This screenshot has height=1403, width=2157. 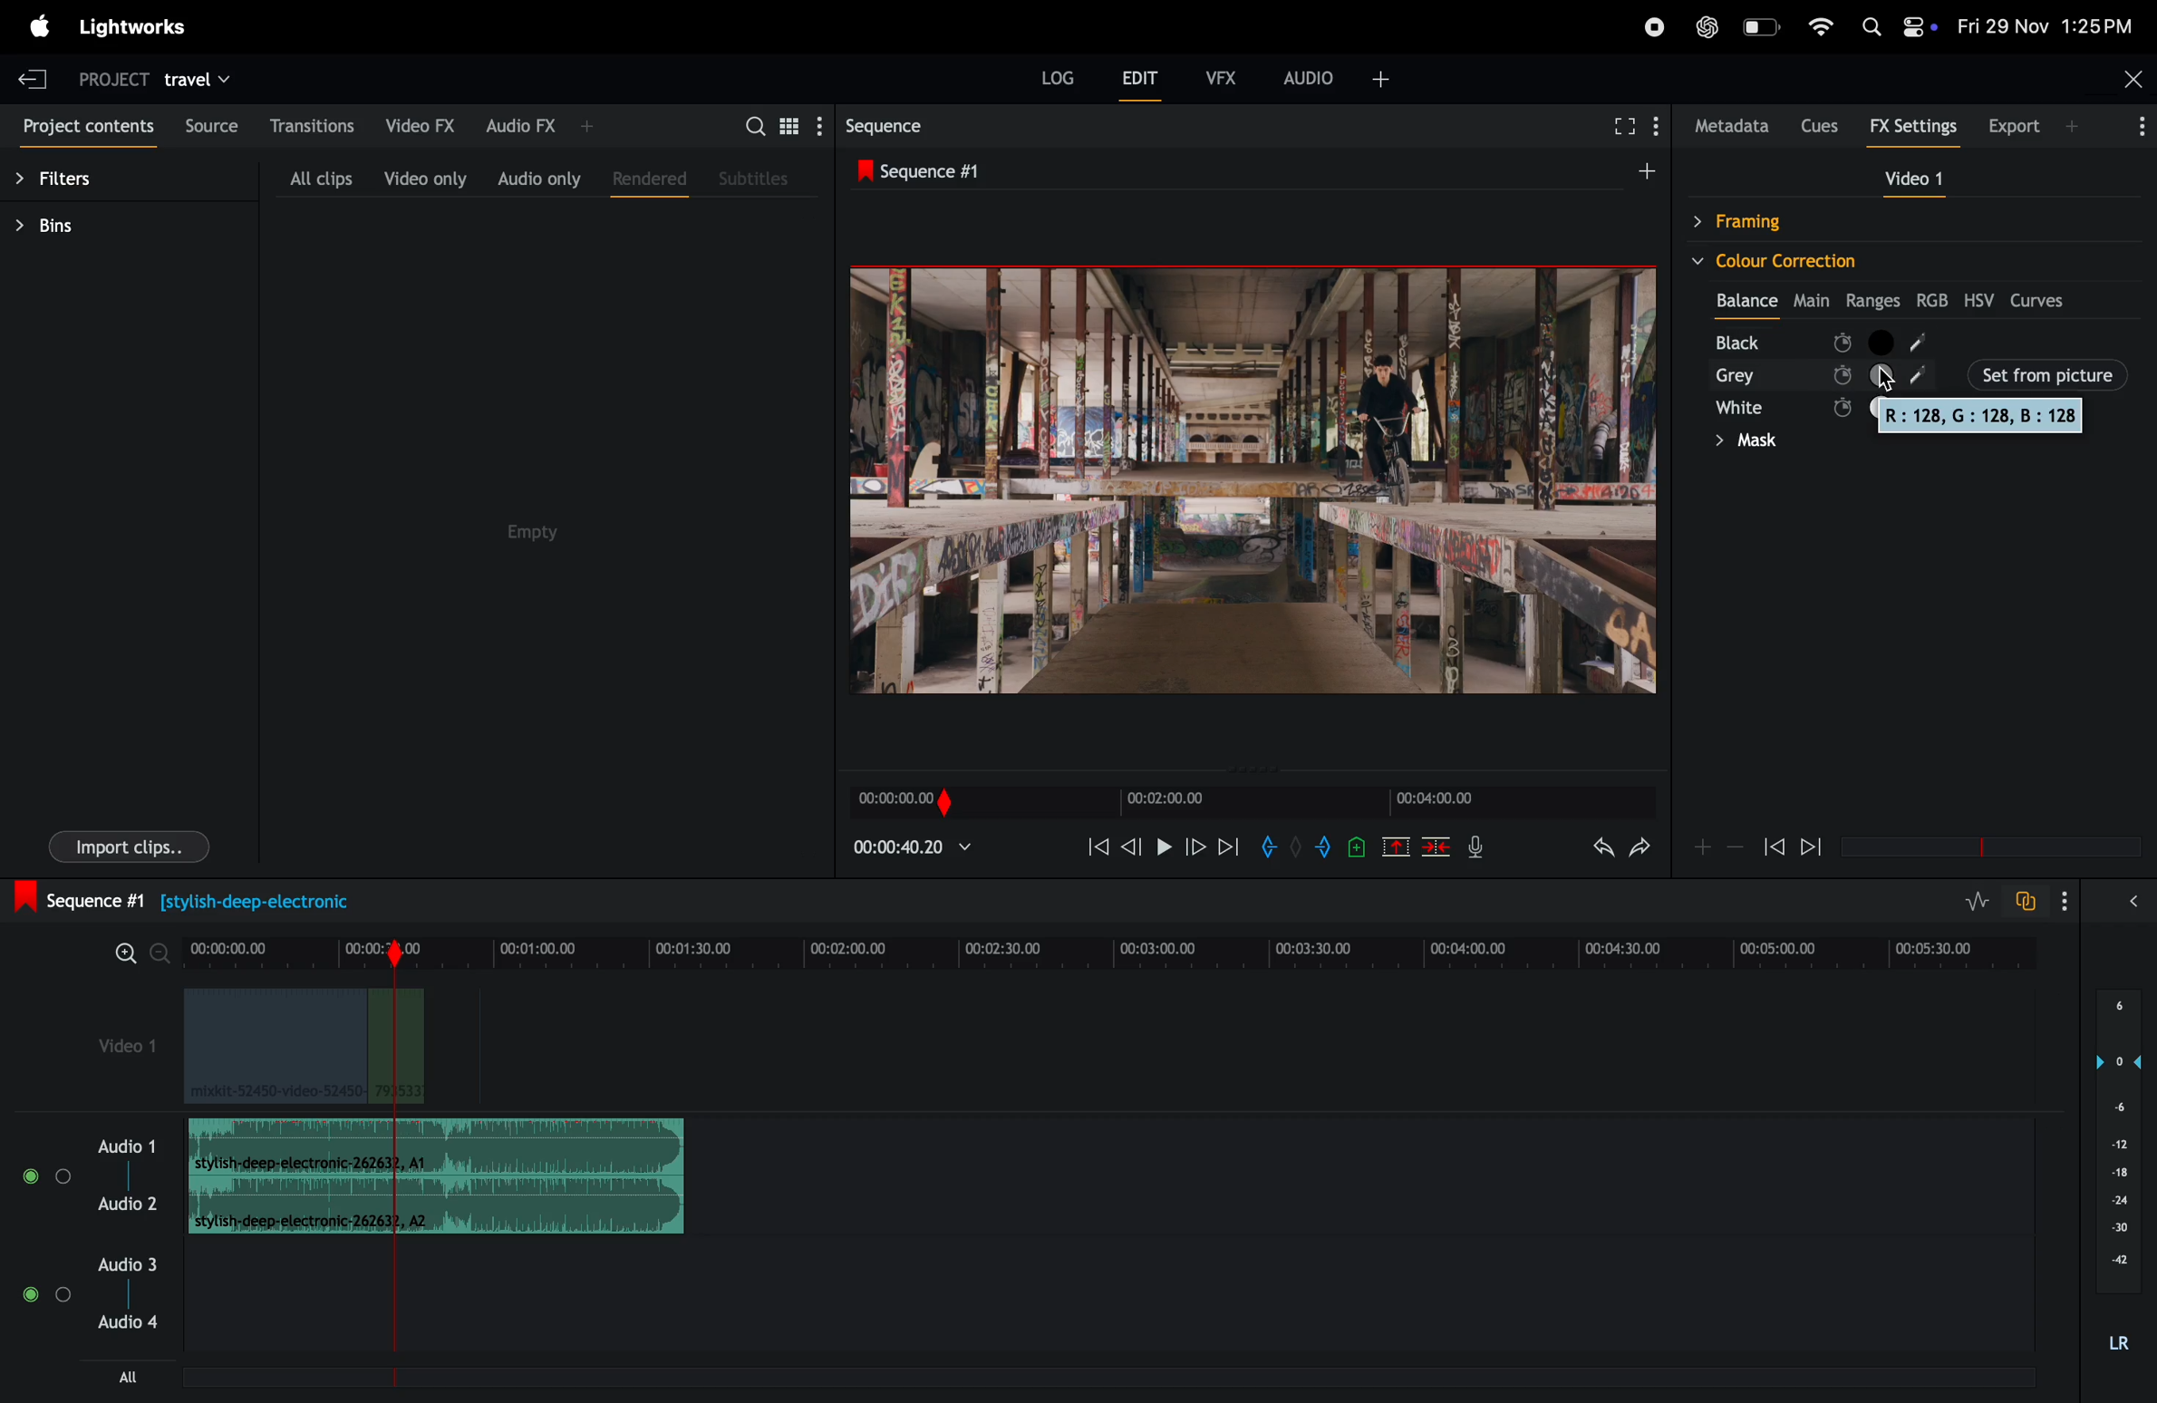 I want to click on battery, so click(x=1763, y=27).